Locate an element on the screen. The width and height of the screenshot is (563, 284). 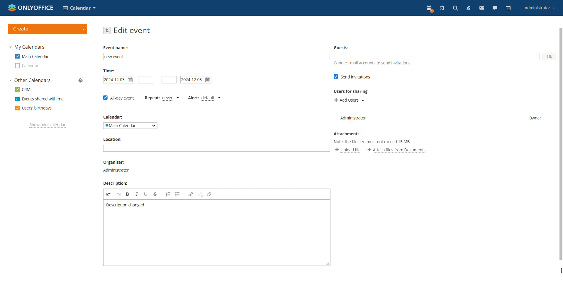
Organizer: is located at coordinates (114, 162).